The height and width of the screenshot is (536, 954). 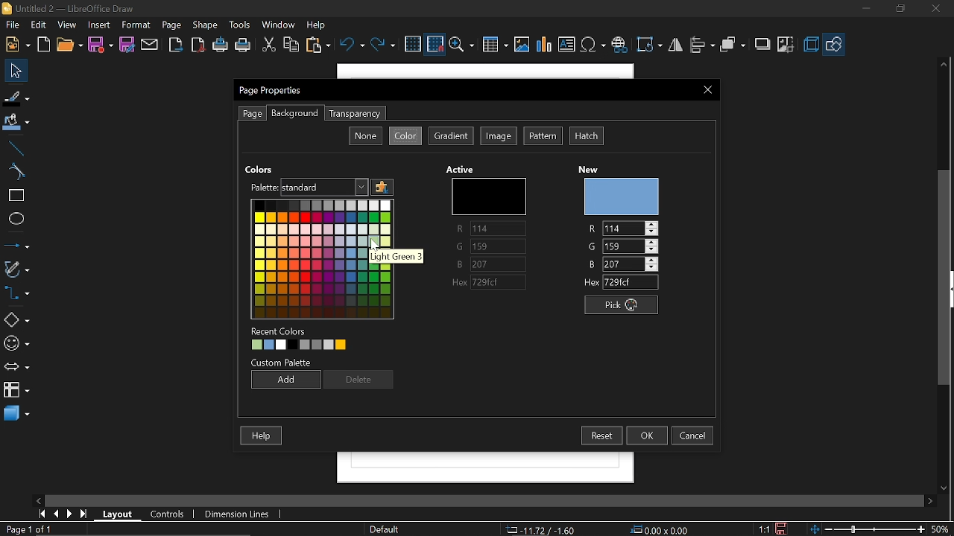 What do you see at coordinates (946, 64) in the screenshot?
I see `Move up` at bounding box center [946, 64].